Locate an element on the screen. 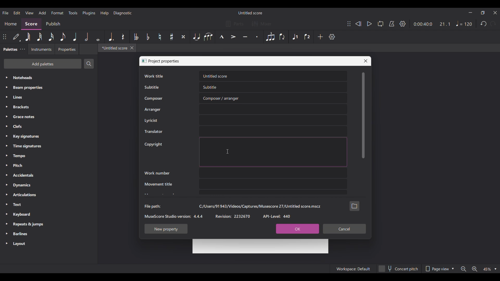 This screenshot has width=500, height=281. Subtitle is located at coordinates (151, 87).